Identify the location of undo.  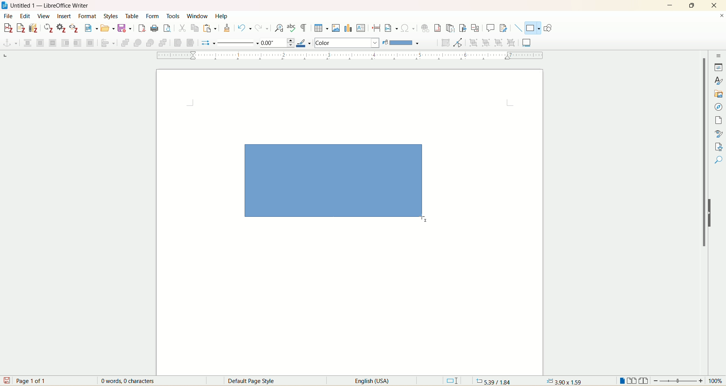
(245, 28).